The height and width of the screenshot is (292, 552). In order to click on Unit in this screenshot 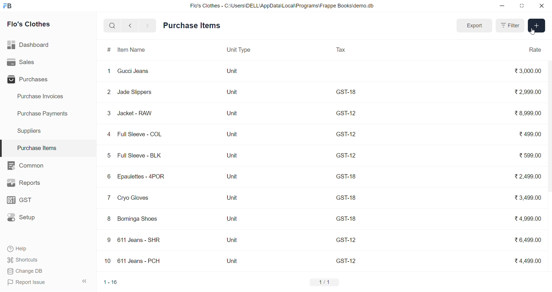, I will do `click(233, 91)`.